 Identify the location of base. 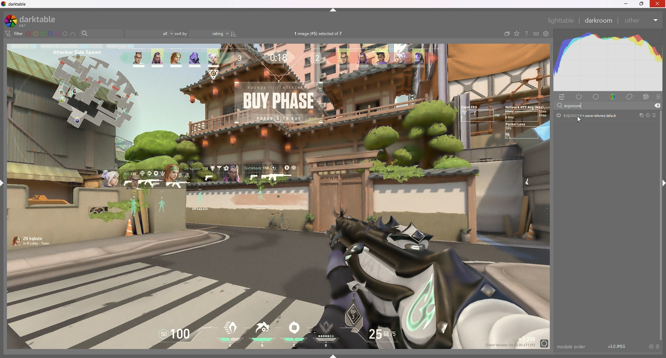
(596, 97).